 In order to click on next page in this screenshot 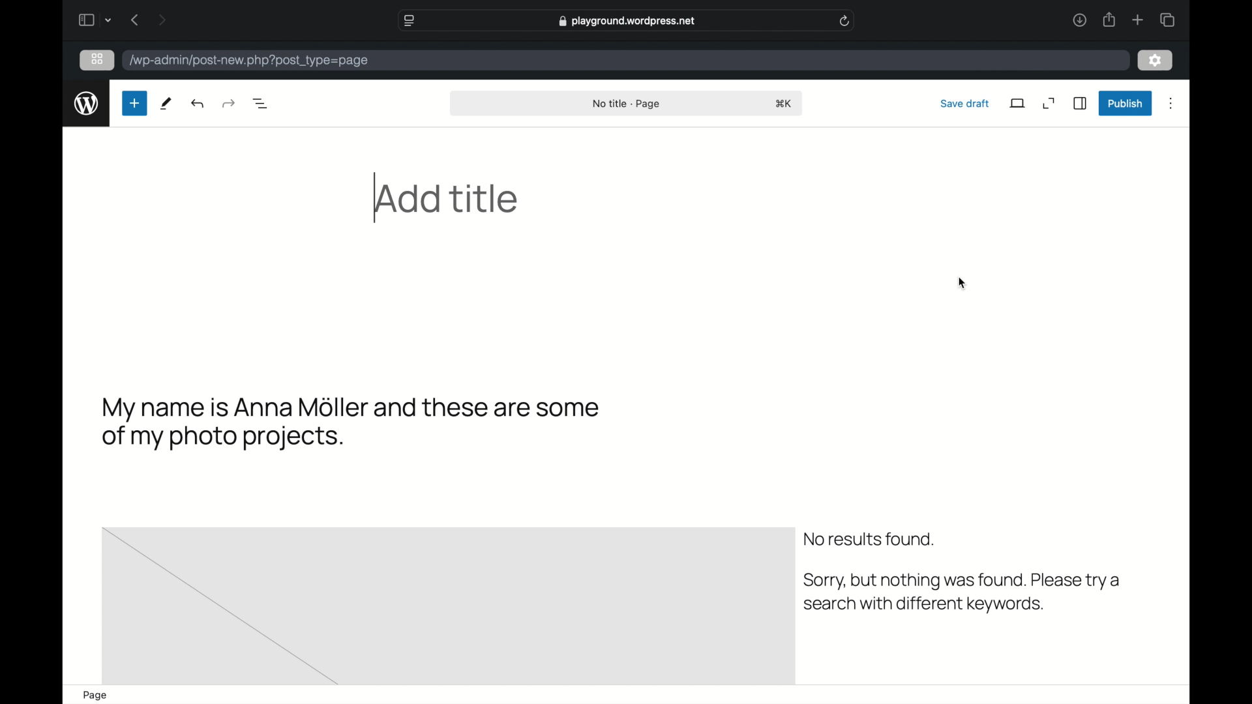, I will do `click(163, 19)`.